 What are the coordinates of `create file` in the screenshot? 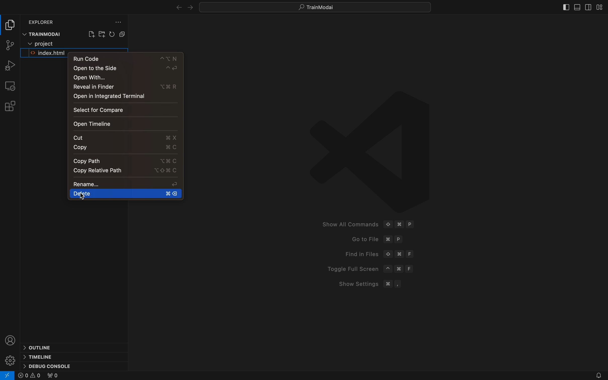 It's located at (90, 33).